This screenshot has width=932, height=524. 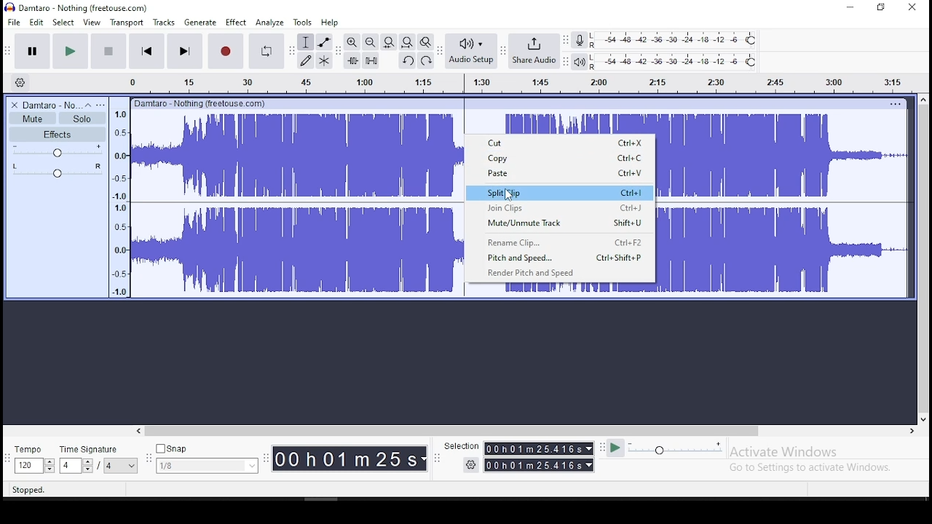 What do you see at coordinates (208, 466) in the screenshot?
I see `menu` at bounding box center [208, 466].